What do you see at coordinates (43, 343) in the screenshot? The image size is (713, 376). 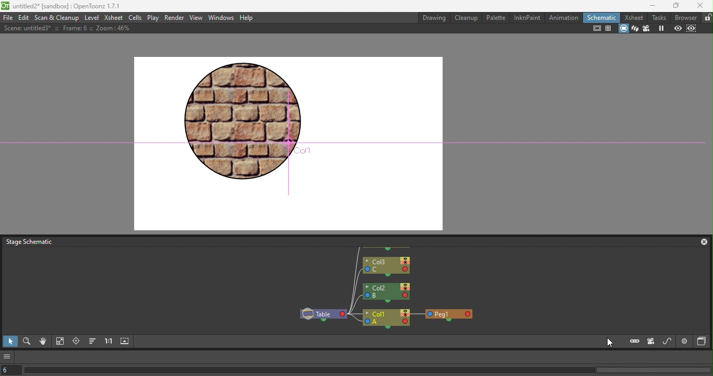 I see `Hand mode` at bounding box center [43, 343].